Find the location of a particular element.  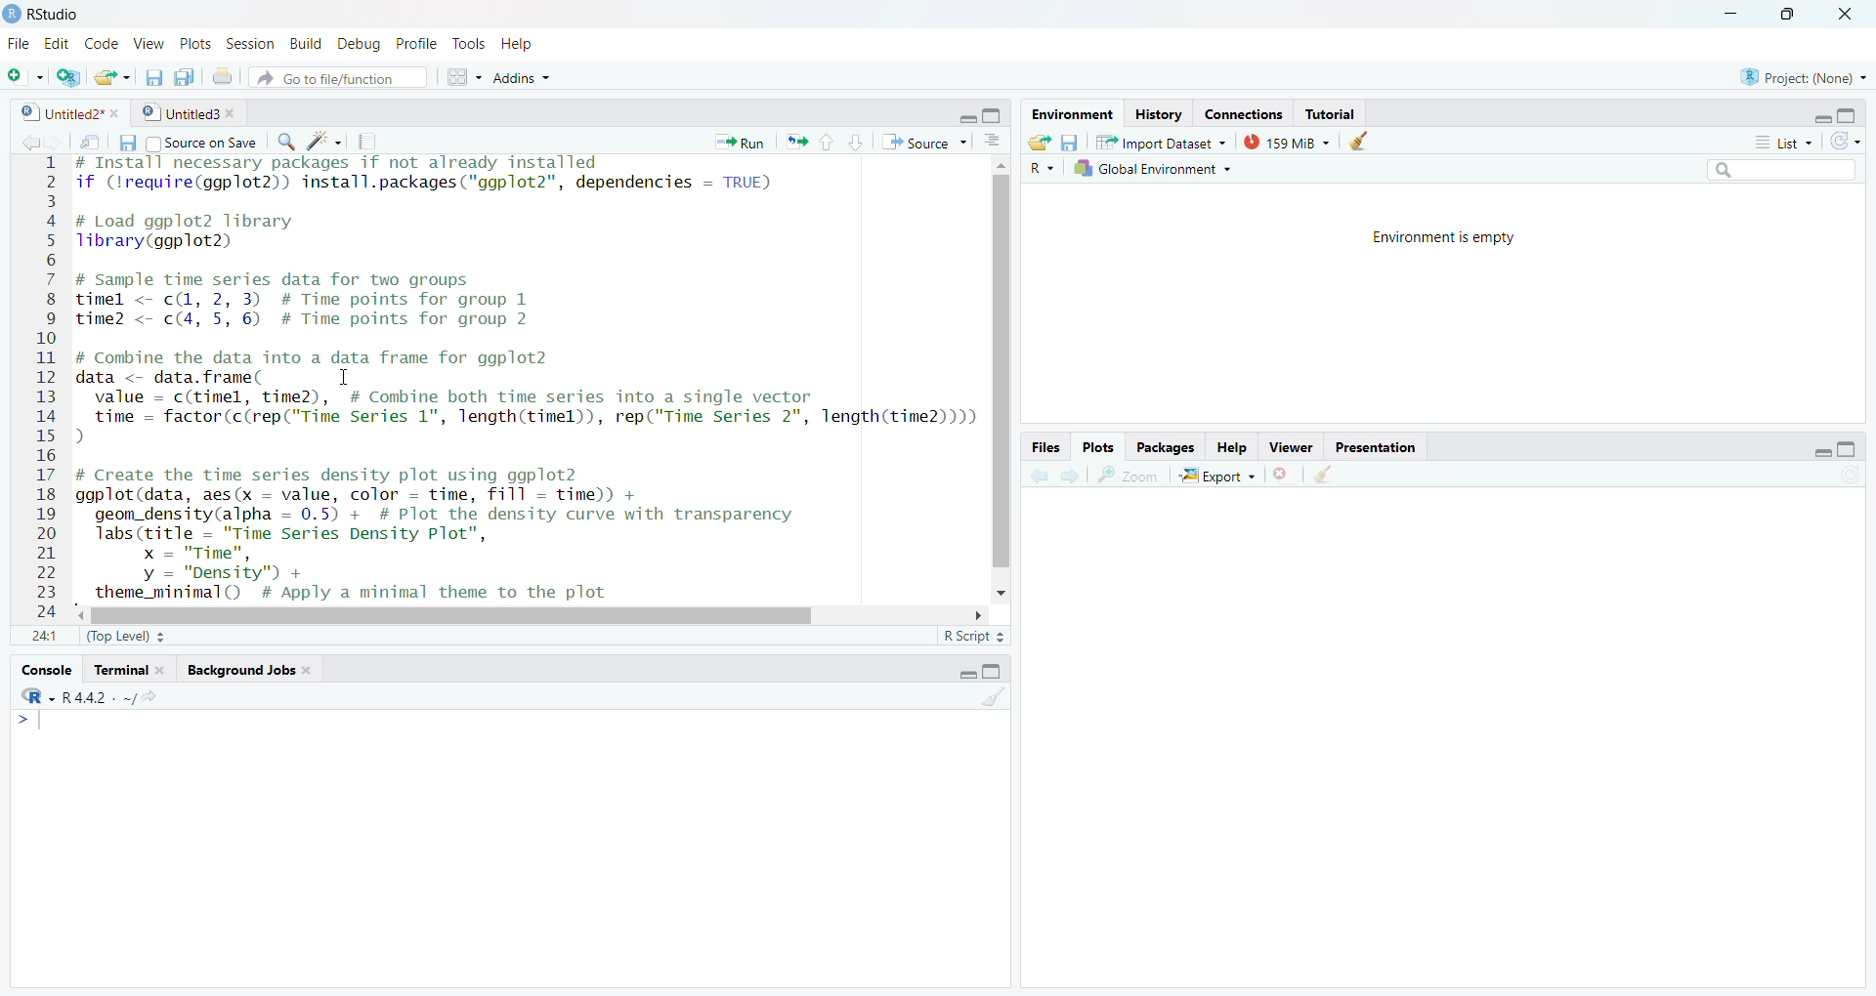

Clean is located at coordinates (991, 696).